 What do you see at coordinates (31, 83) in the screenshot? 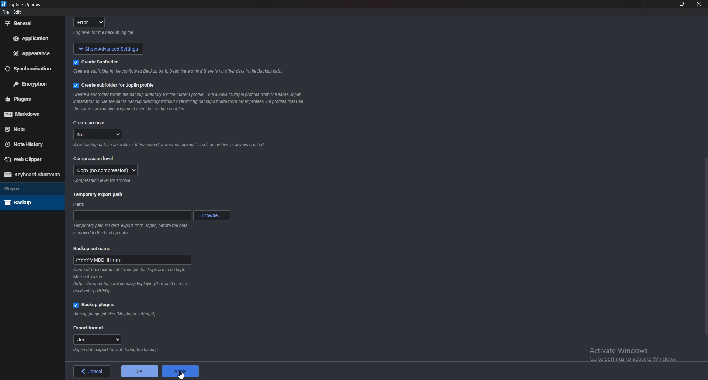
I see `Encryption` at bounding box center [31, 83].